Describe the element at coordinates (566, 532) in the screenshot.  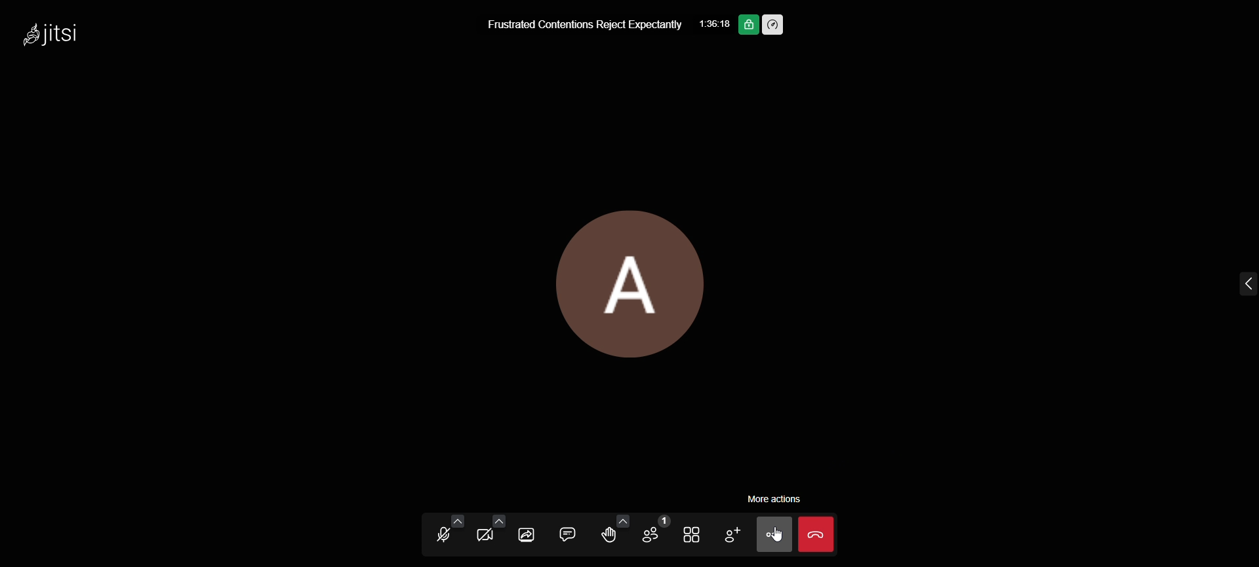
I see `open chat` at that location.